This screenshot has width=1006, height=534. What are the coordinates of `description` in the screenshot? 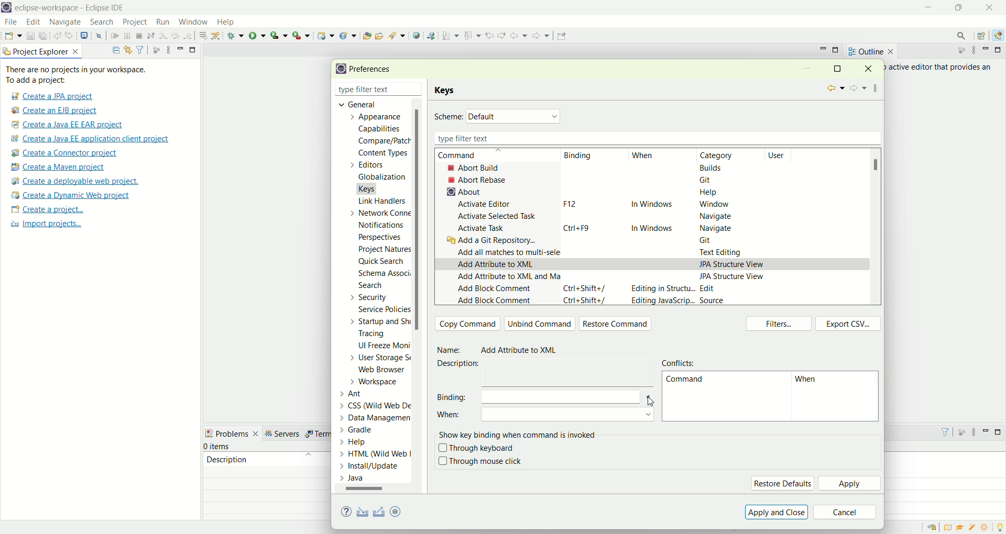 It's located at (462, 364).